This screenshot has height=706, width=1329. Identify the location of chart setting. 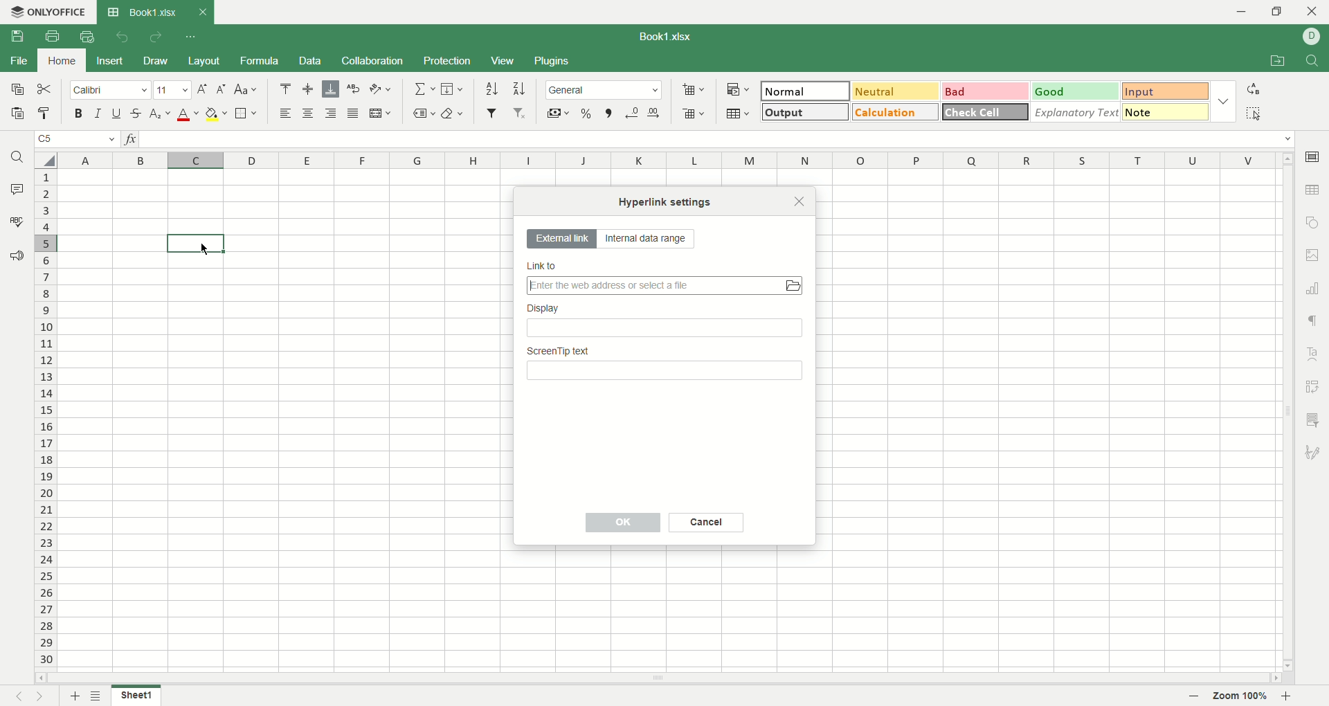
(1315, 289).